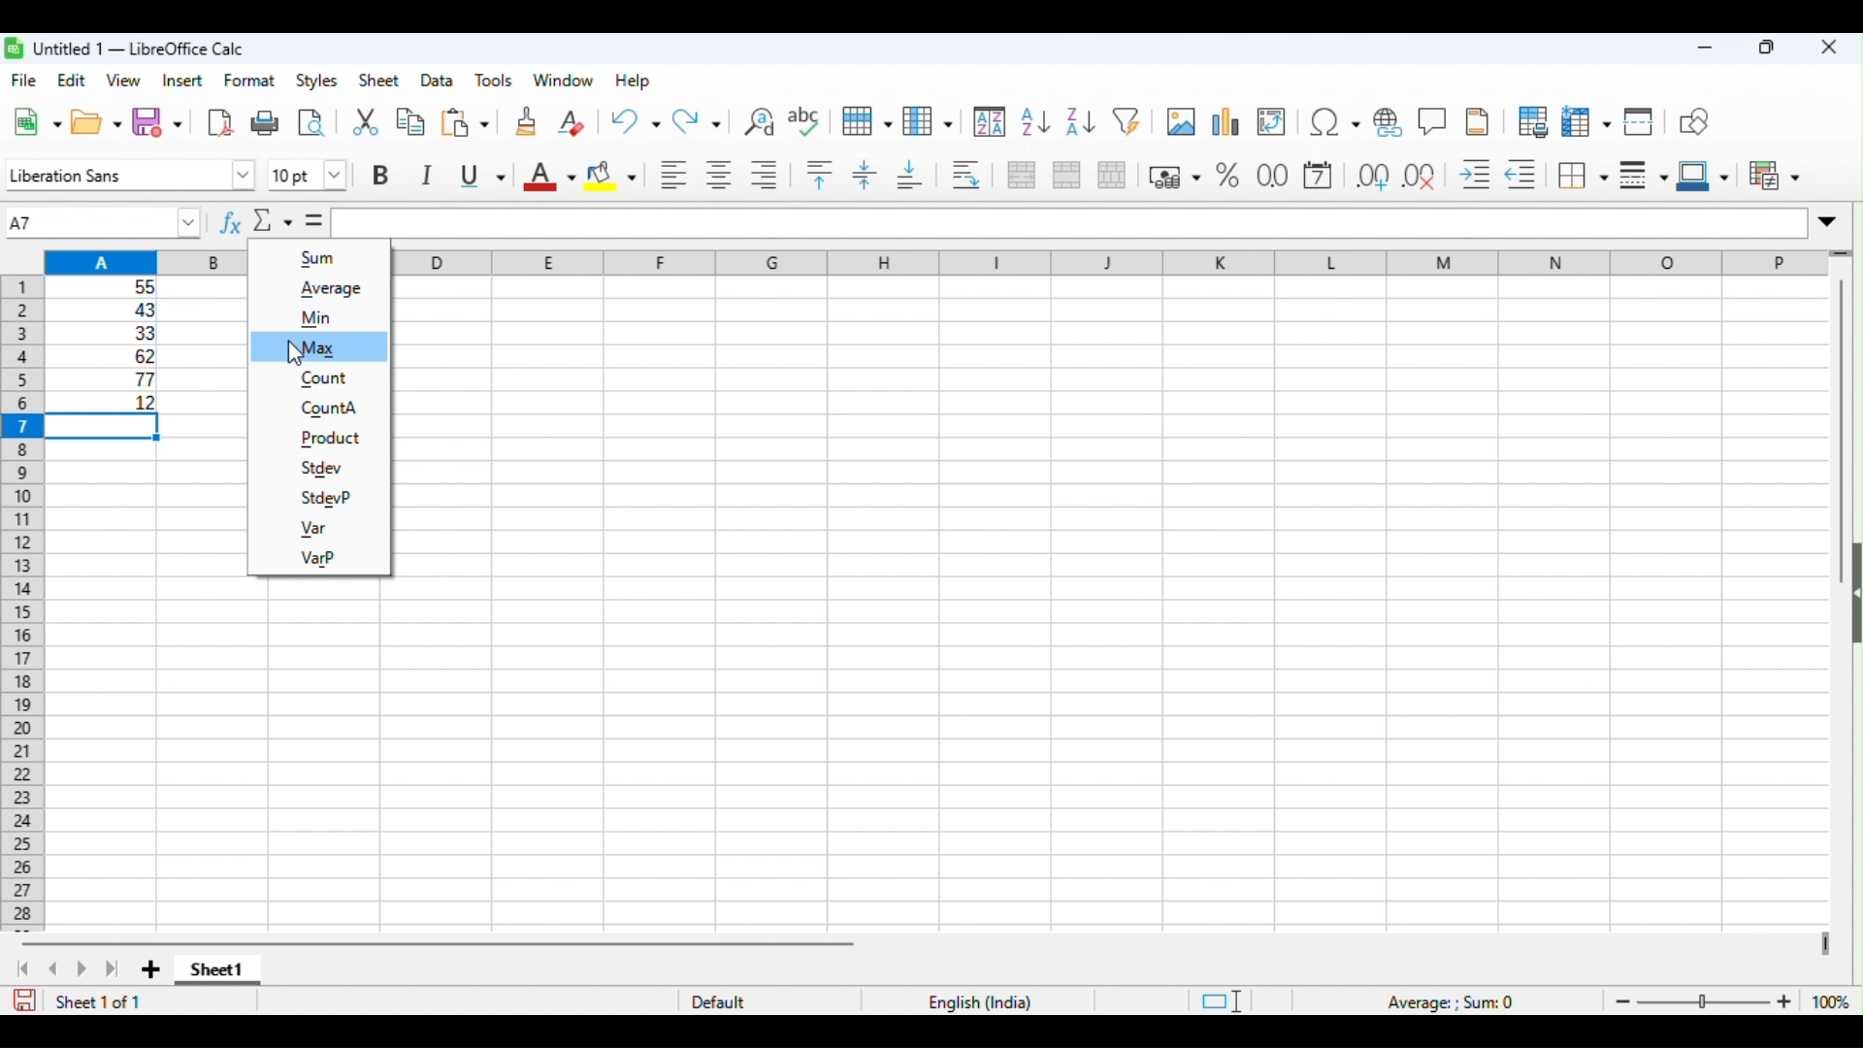  I want to click on increase indent, so click(1479, 176).